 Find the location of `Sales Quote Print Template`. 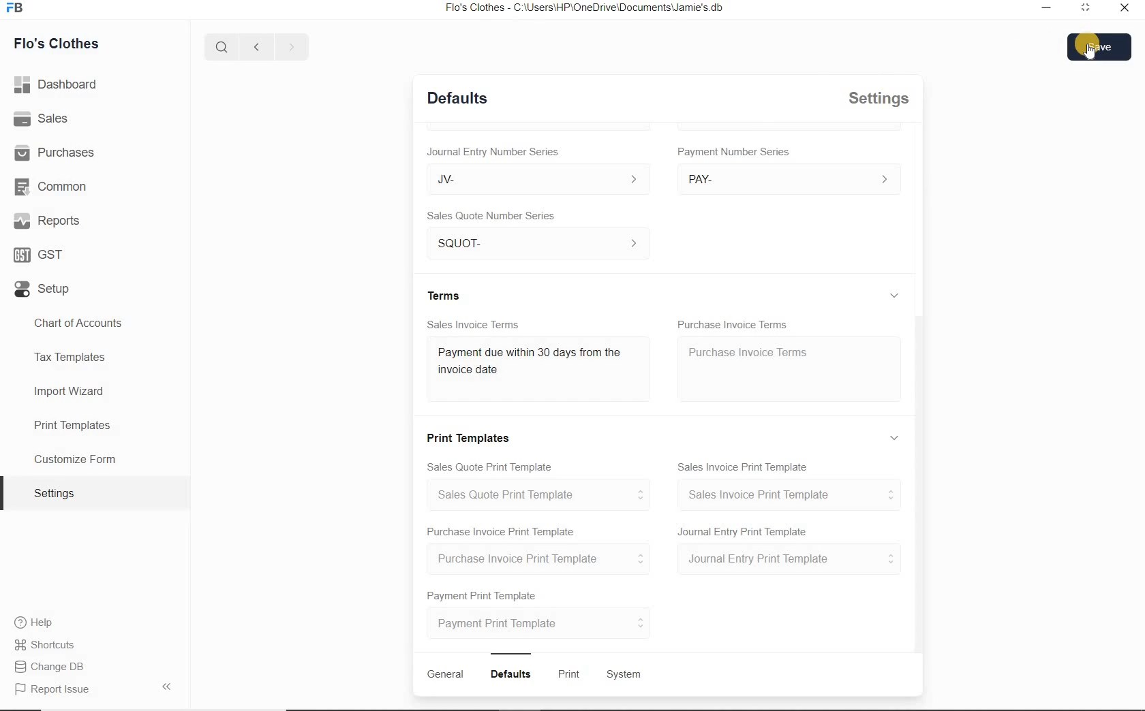

Sales Quote Print Template is located at coordinates (535, 494).